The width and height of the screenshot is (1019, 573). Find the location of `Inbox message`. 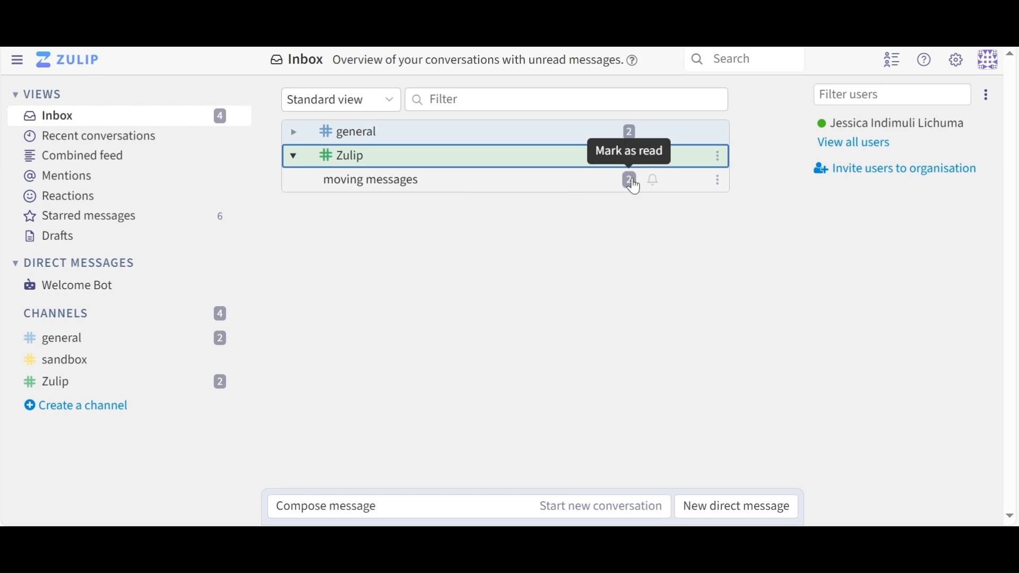

Inbox message is located at coordinates (505, 131).